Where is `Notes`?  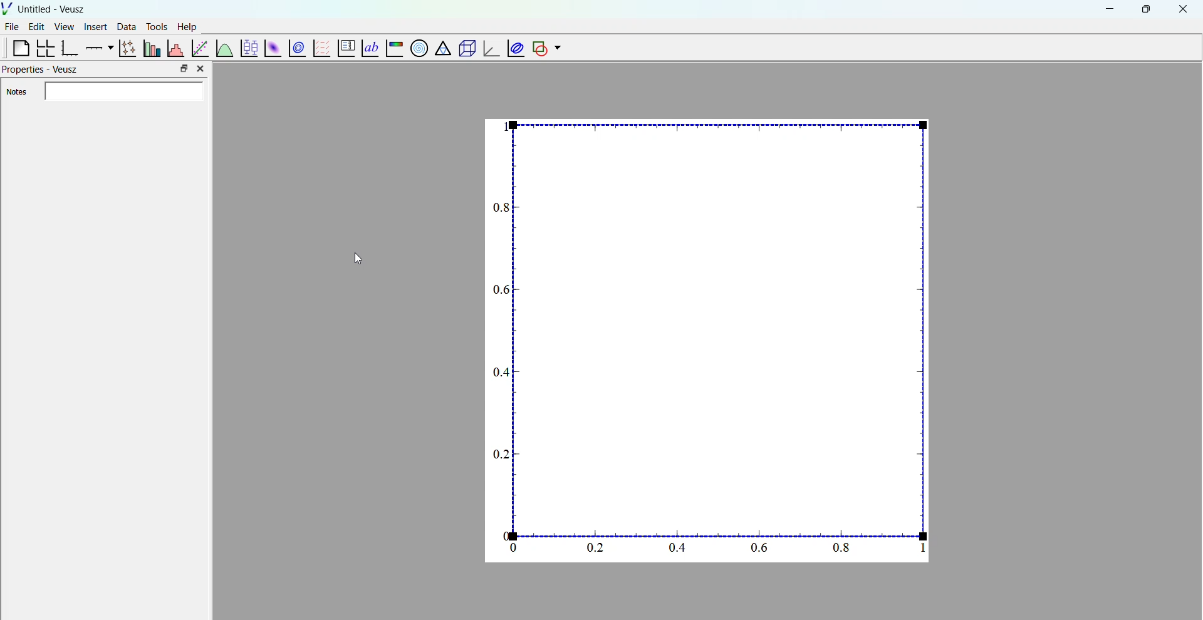 Notes is located at coordinates (107, 92).